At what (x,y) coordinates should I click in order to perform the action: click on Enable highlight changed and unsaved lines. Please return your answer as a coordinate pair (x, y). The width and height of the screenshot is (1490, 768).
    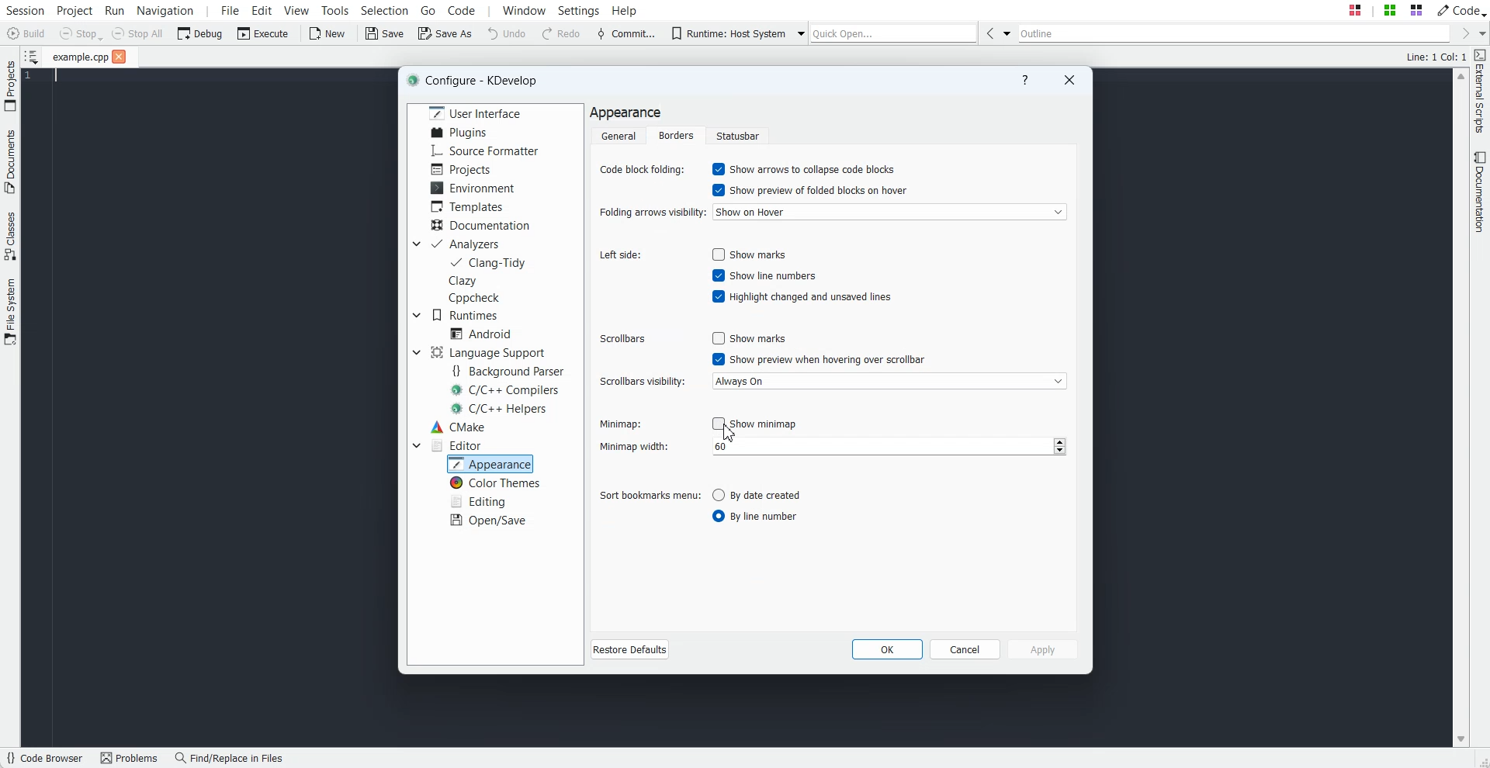
    Looking at the image, I should click on (801, 296).